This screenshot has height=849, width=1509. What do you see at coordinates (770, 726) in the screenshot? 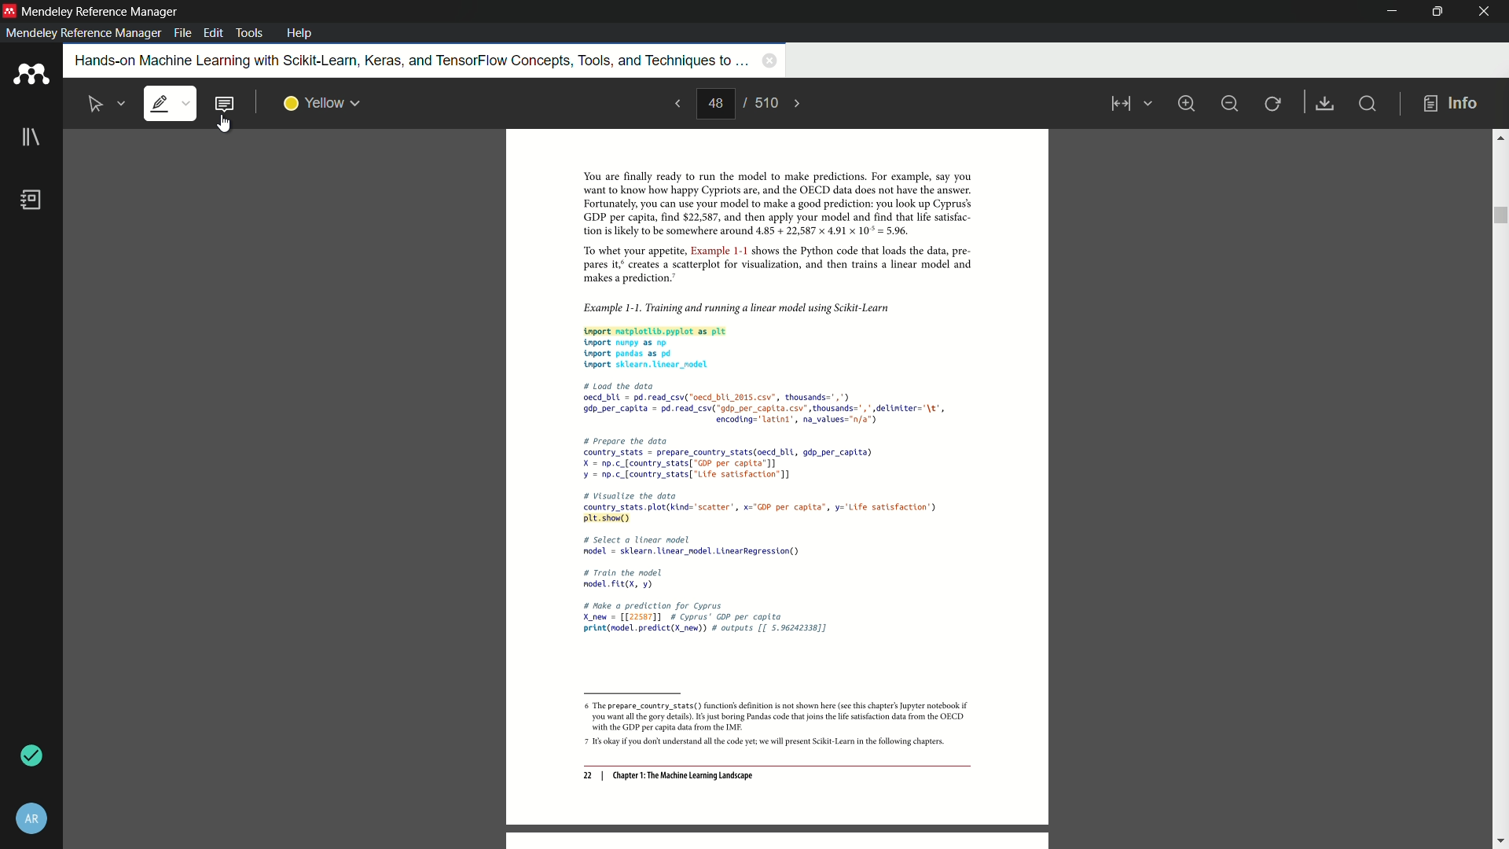
I see `6 The prepare_country_stats() function's definition is not shown here (see this chapter's Jupyter notebook if
‘you want al th gory details). 6s just boring Pandas code that joins th ie satisfaction data from the OECD
‘with the GDP per capita dta from the IMF:

7 1s okay you dont understand all the code yet we will present Scikit-Lear inthe following chapters.` at bounding box center [770, 726].